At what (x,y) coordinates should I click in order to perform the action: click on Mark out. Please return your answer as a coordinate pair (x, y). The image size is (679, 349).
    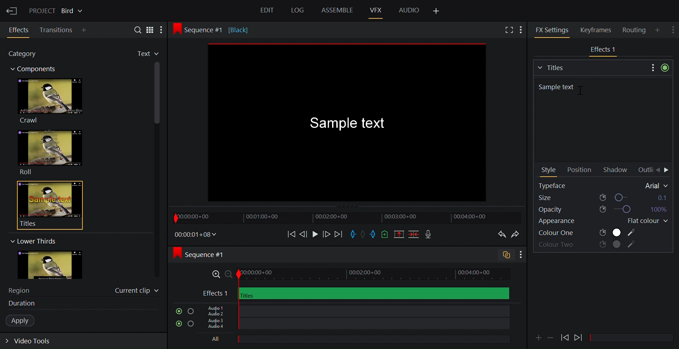
    Looking at the image, I should click on (373, 235).